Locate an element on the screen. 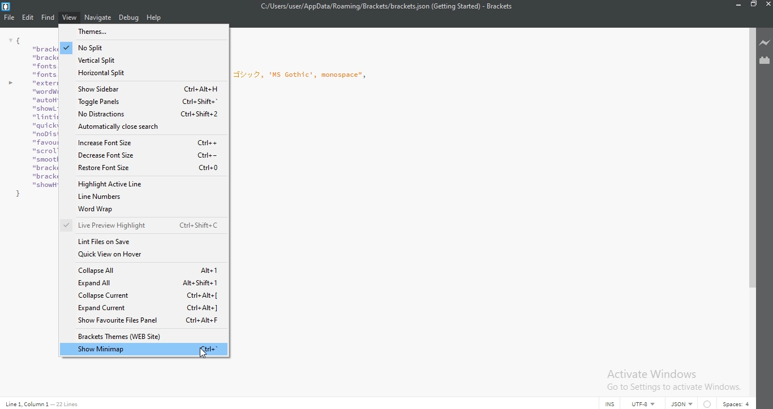 The width and height of the screenshot is (773, 409). live preview highlight is located at coordinates (141, 225).